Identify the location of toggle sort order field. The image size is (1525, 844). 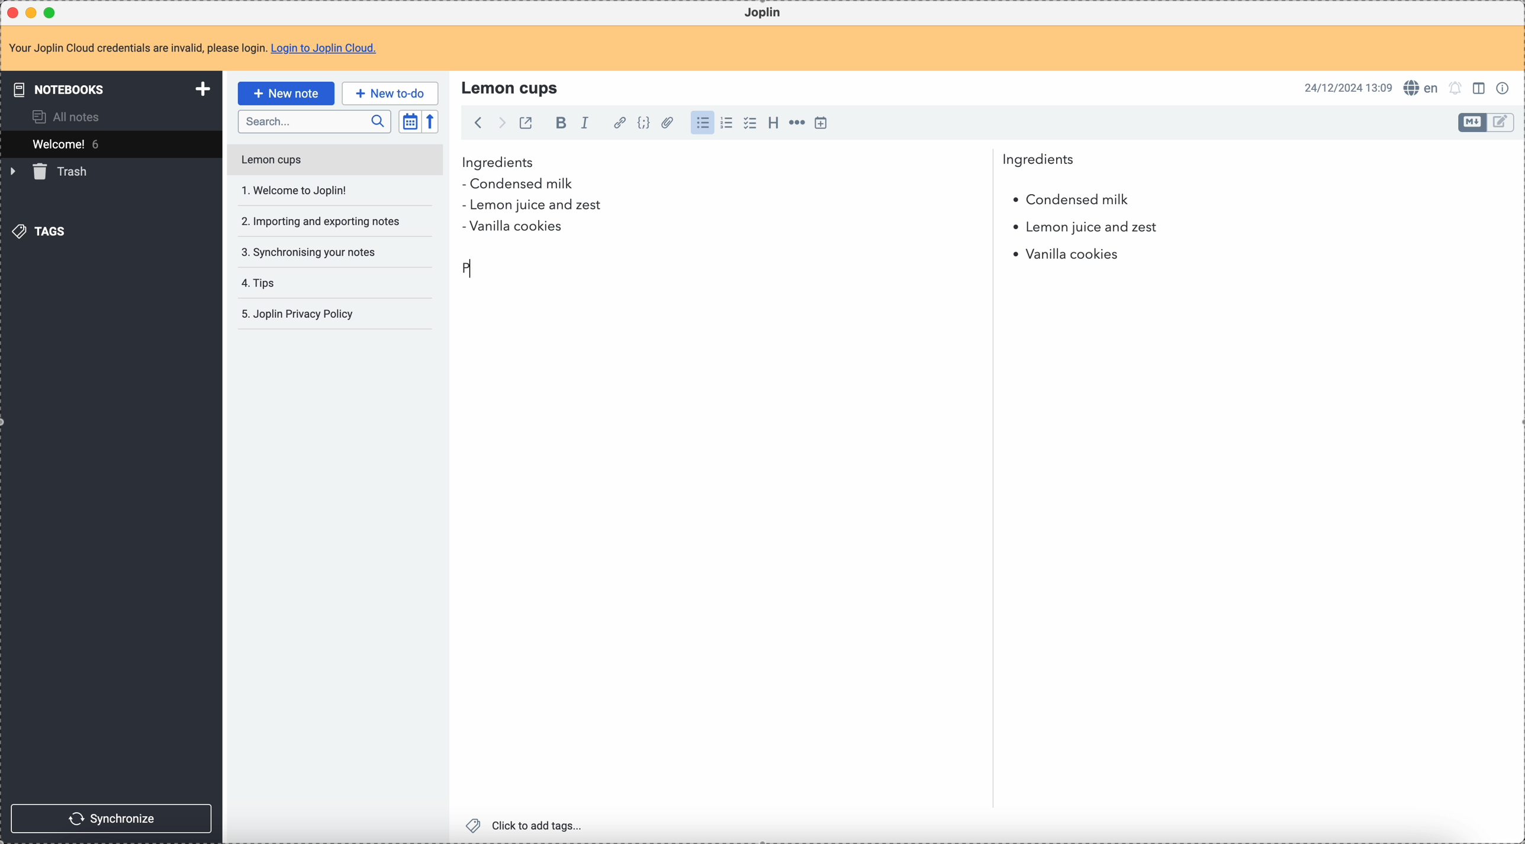
(410, 122).